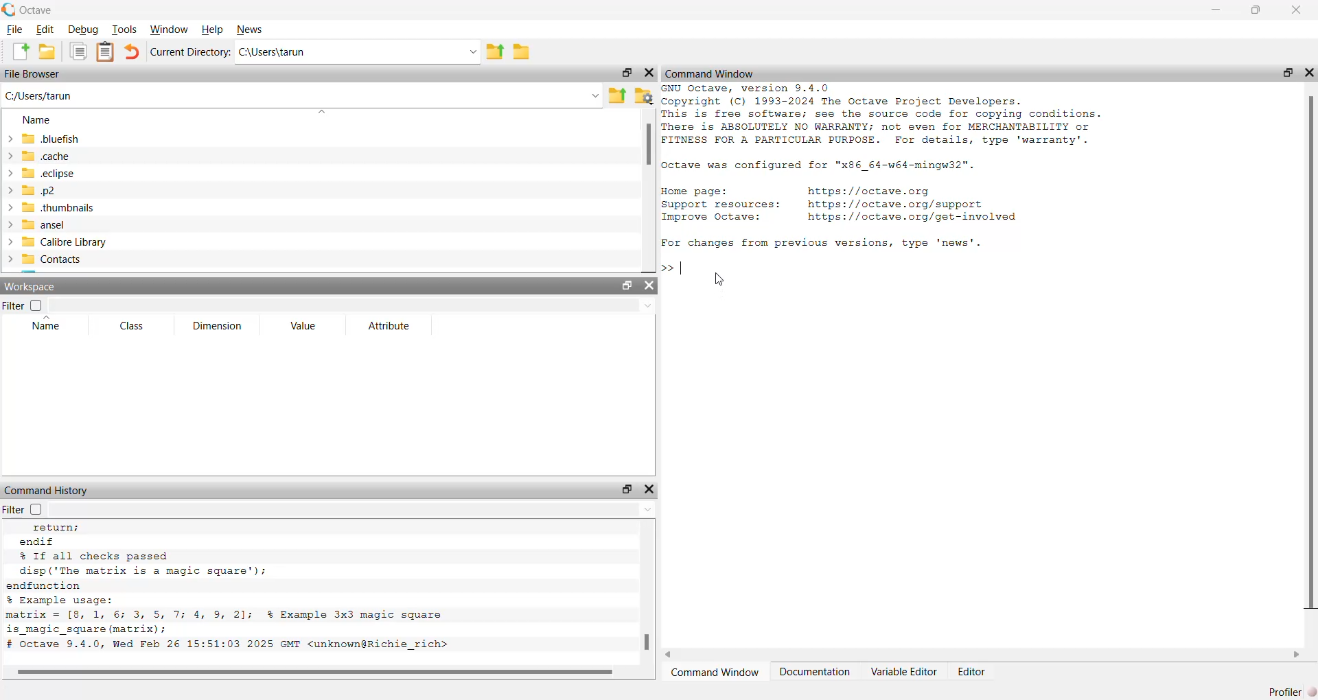 Image resolution: width=1318 pixels, height=700 pixels. Describe the element at coordinates (1310, 73) in the screenshot. I see `close` at that location.